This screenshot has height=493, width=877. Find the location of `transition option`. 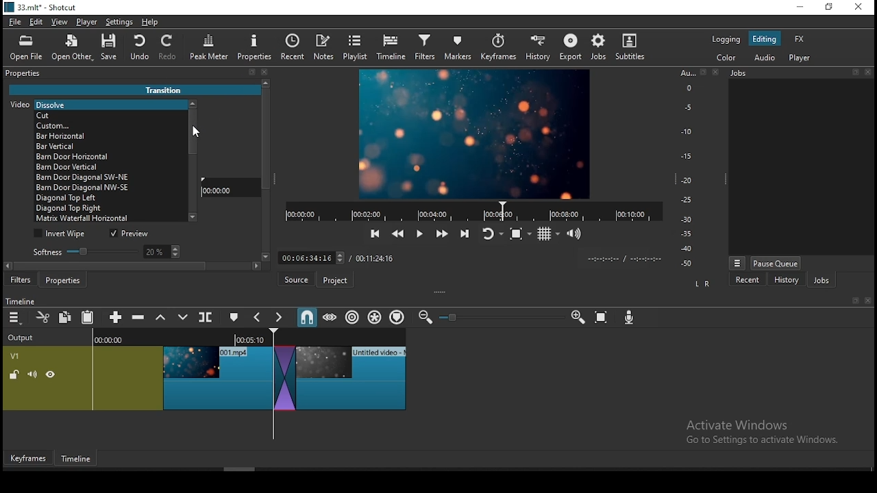

transition option is located at coordinates (111, 199).